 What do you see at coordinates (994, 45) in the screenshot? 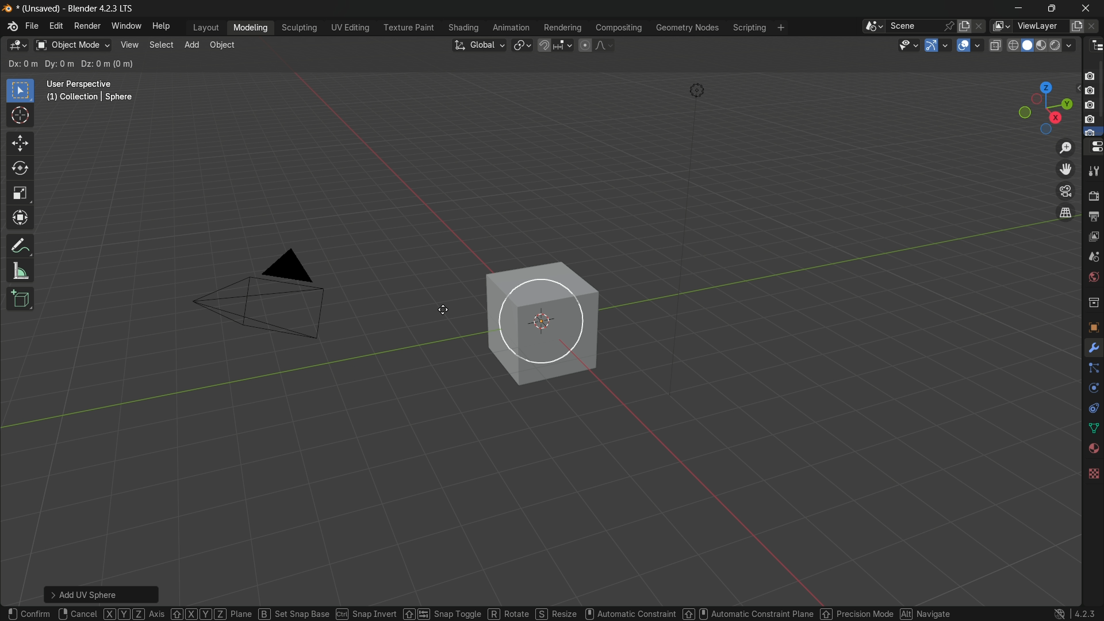
I see `toggle x ray` at bounding box center [994, 45].